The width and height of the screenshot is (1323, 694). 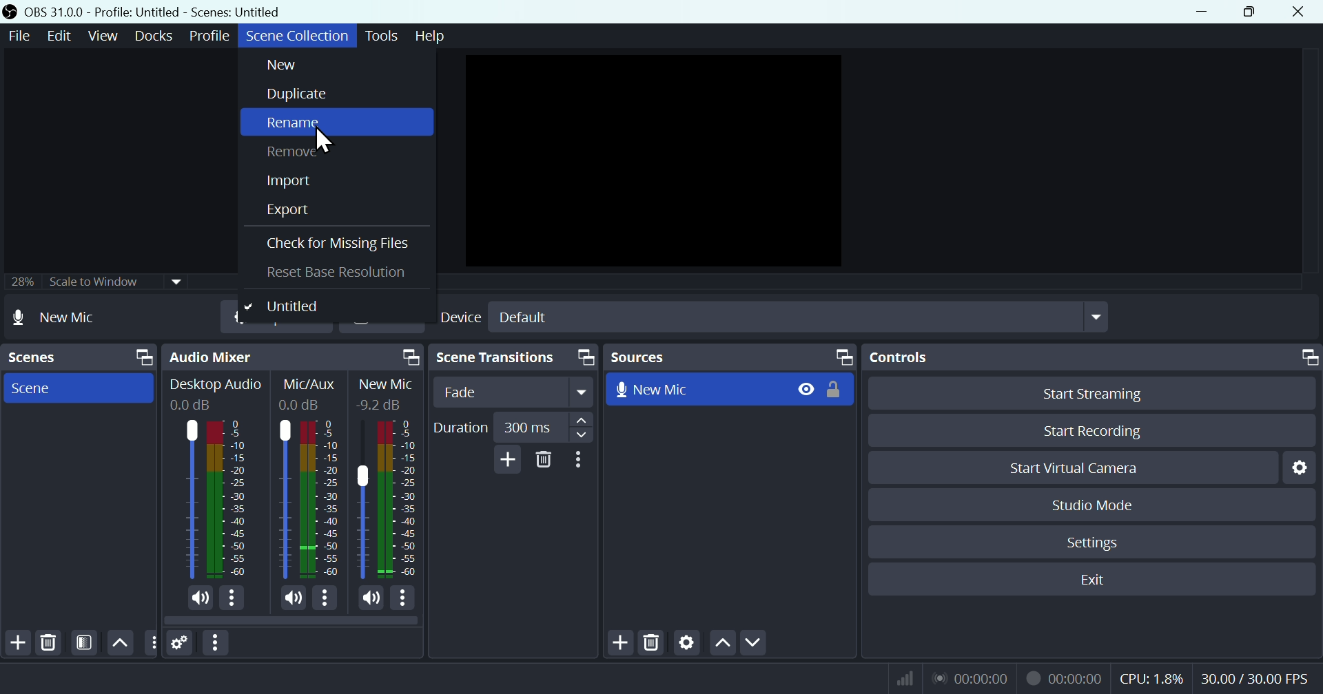 I want to click on Scenes, so click(x=78, y=357).